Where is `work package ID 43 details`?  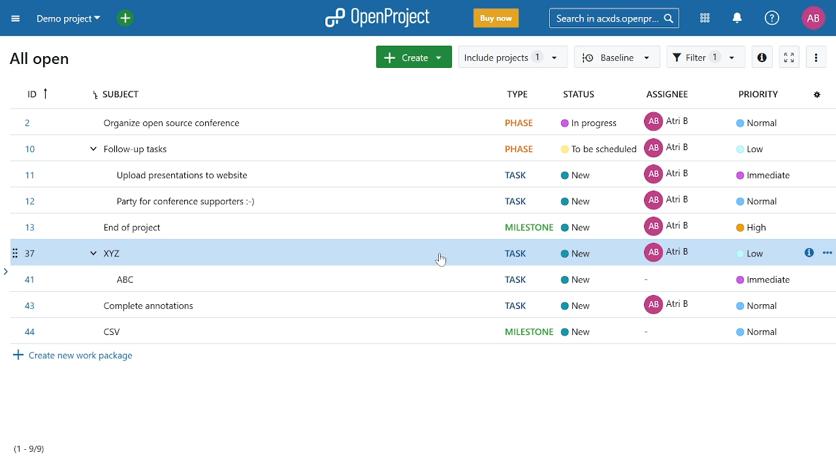 work package ID 43 details is located at coordinates (422, 304).